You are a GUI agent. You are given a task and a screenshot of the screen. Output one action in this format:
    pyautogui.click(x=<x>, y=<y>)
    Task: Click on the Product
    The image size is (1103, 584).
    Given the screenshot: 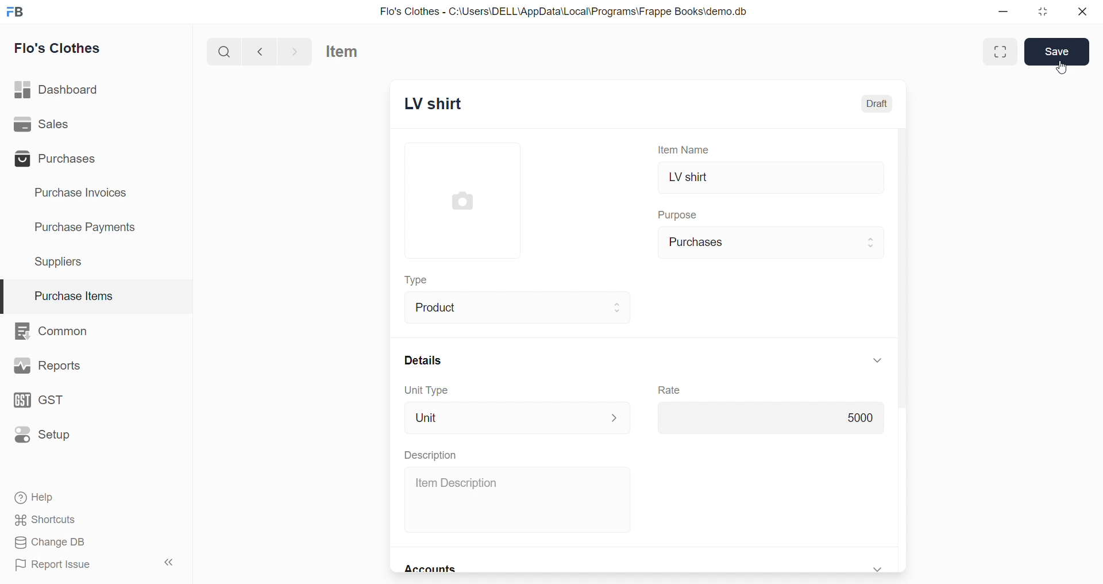 What is the action you would take?
    pyautogui.click(x=520, y=306)
    